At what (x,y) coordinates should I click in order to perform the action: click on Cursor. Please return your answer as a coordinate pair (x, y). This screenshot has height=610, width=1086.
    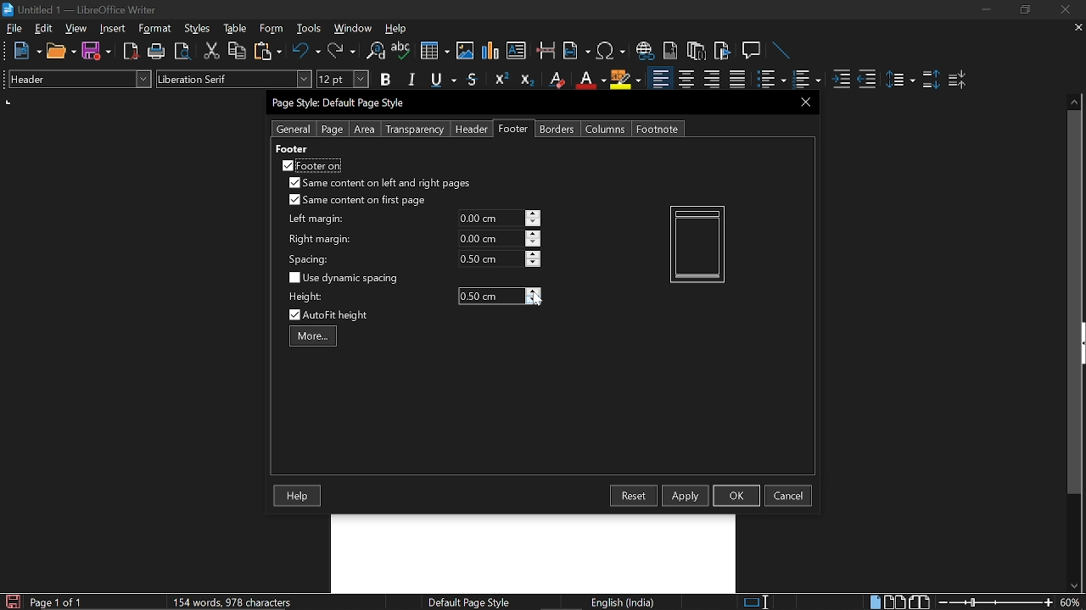
    Looking at the image, I should click on (537, 299).